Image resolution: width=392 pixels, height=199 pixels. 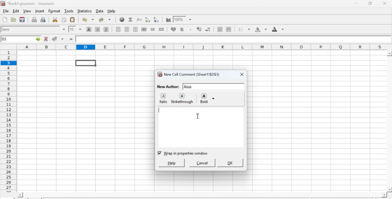 What do you see at coordinates (173, 29) in the screenshot?
I see `Format the selection as accounting` at bounding box center [173, 29].